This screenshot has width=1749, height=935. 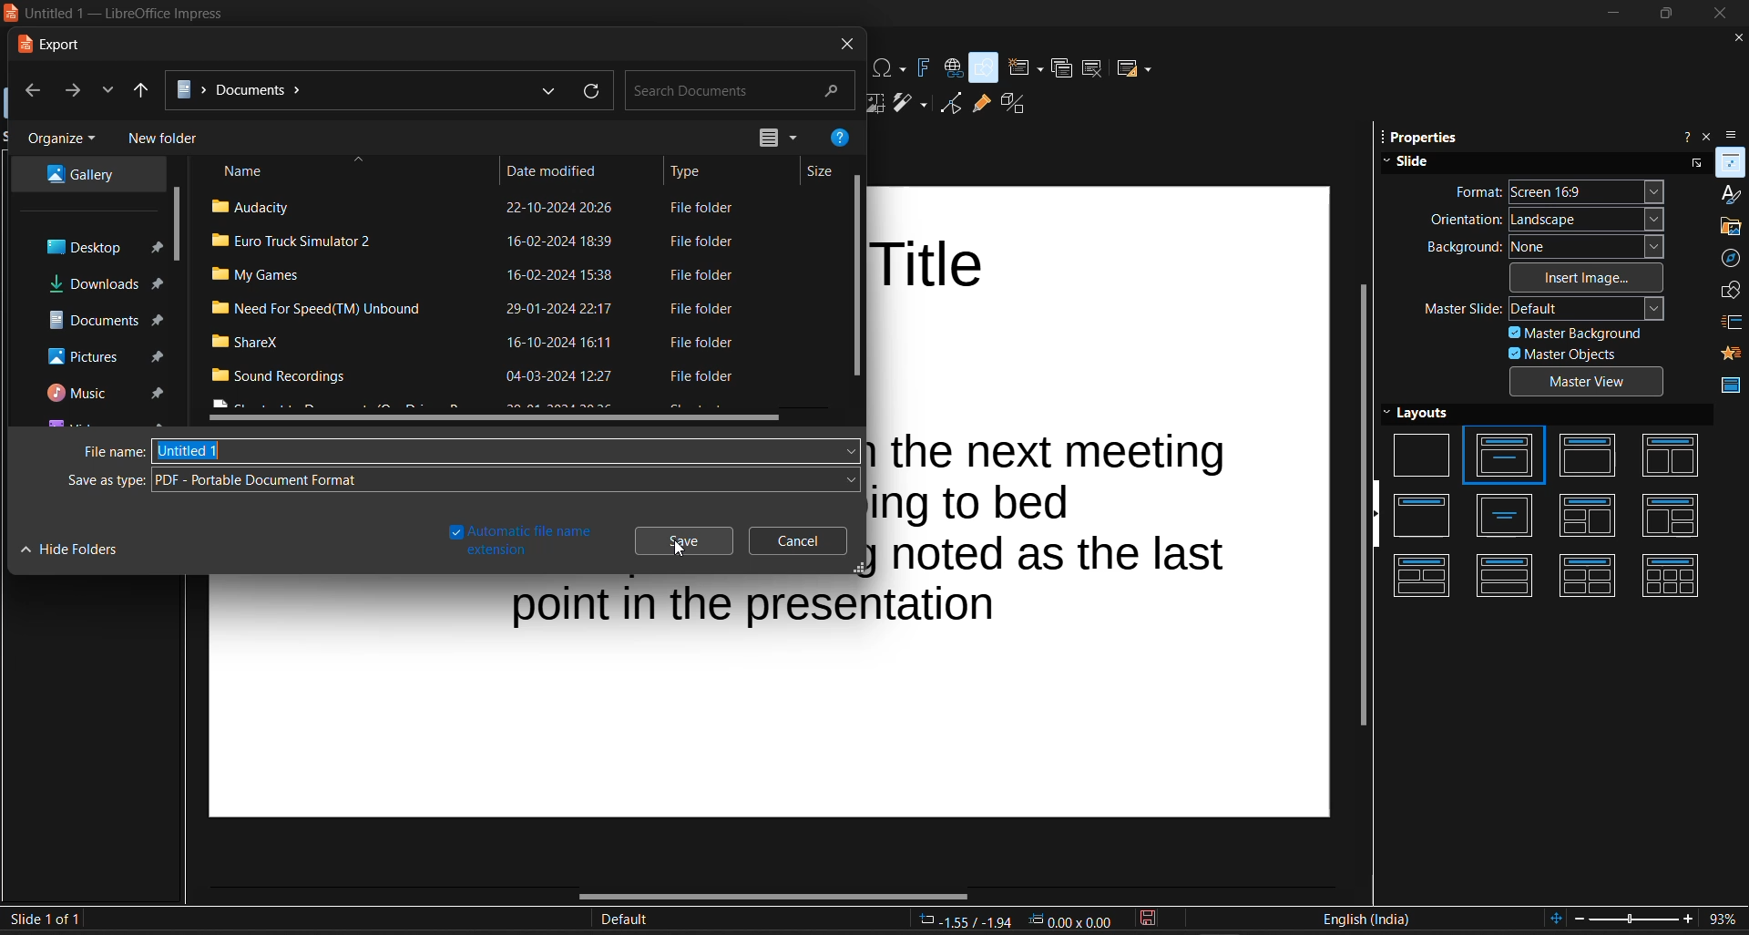 I want to click on File folder, so click(x=707, y=341).